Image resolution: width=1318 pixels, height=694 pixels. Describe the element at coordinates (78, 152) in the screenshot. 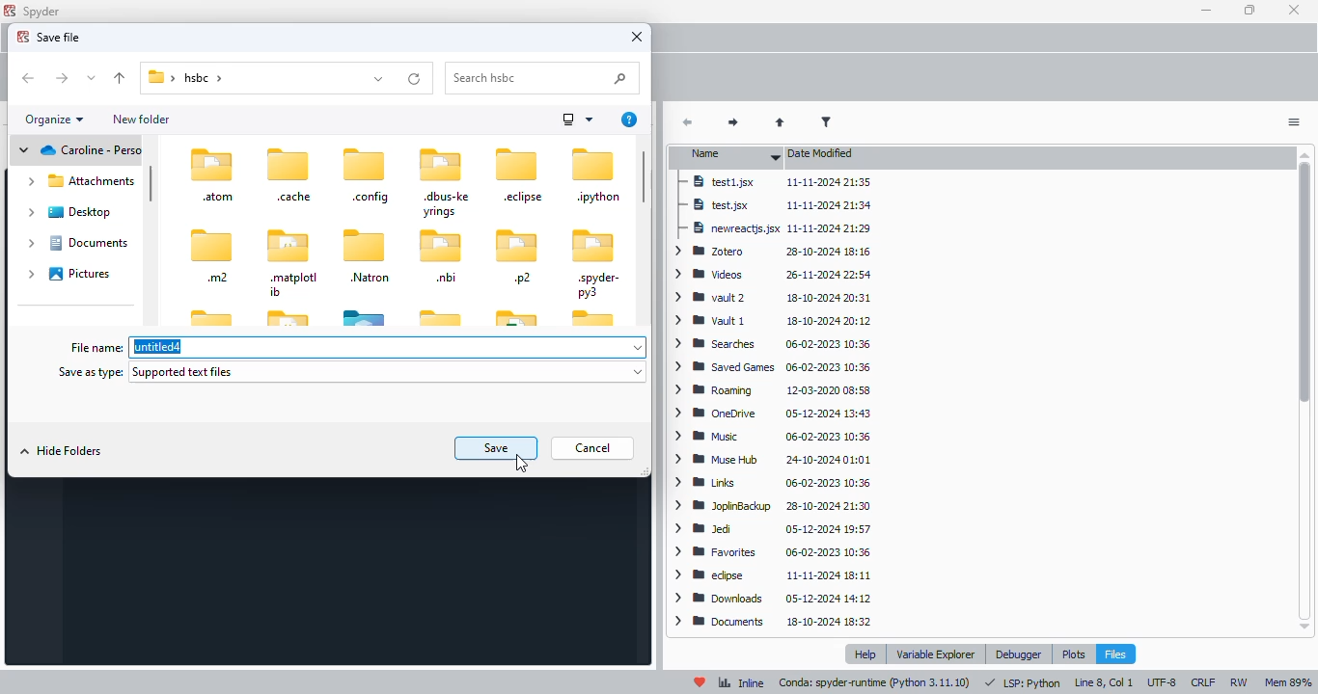

I see `Personal drive` at that location.